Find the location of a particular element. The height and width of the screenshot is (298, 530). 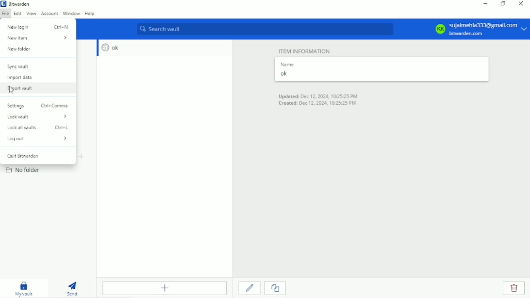

Settings is located at coordinates (38, 105).